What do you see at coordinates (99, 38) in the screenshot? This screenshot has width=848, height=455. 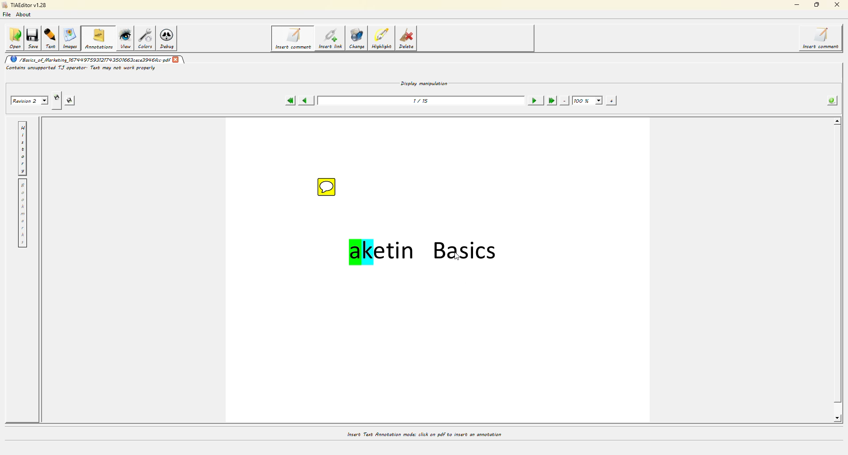 I see `annotations` at bounding box center [99, 38].